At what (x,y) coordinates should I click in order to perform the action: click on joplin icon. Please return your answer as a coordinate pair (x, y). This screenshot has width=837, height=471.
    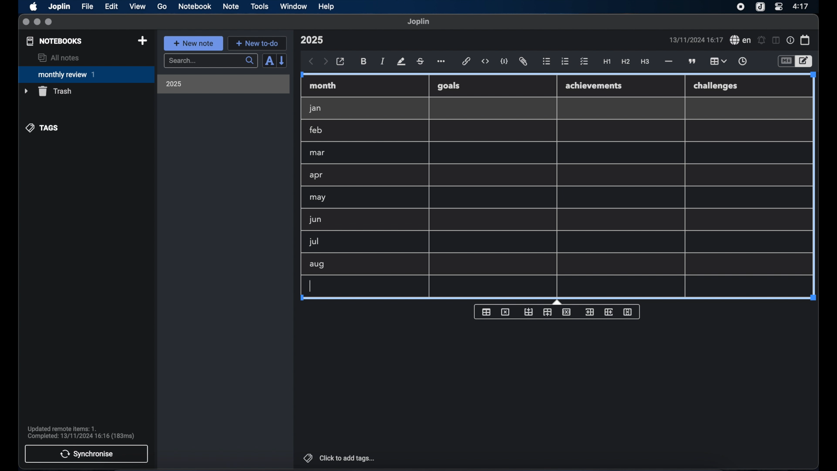
    Looking at the image, I should click on (759, 7).